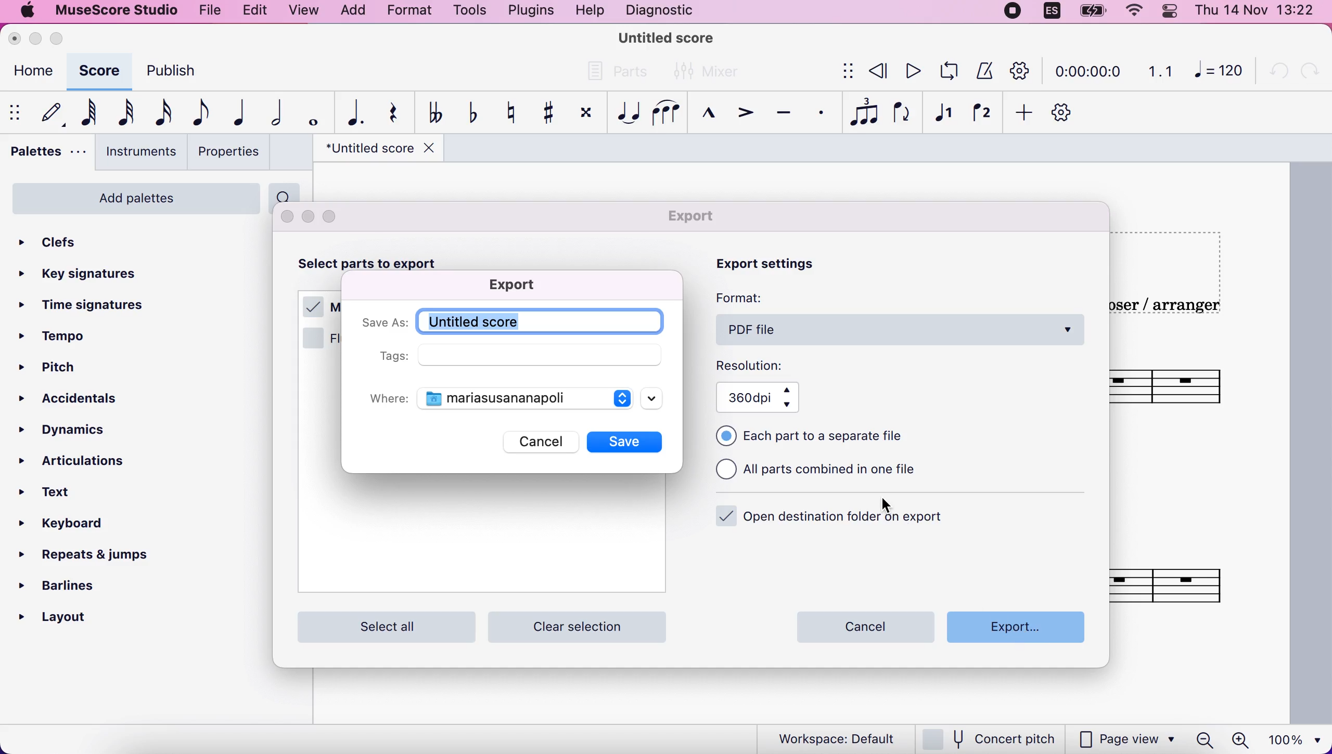 This screenshot has width=1332, height=754. What do you see at coordinates (36, 39) in the screenshot?
I see `minimize` at bounding box center [36, 39].